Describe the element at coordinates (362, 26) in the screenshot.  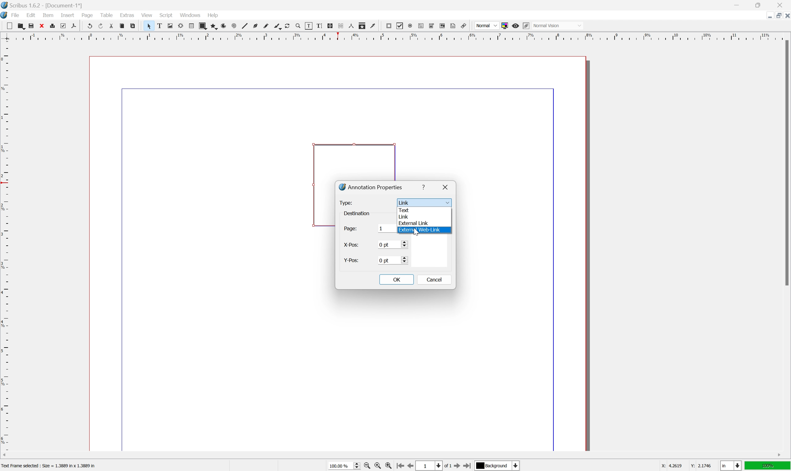
I see `copy item properties` at that location.